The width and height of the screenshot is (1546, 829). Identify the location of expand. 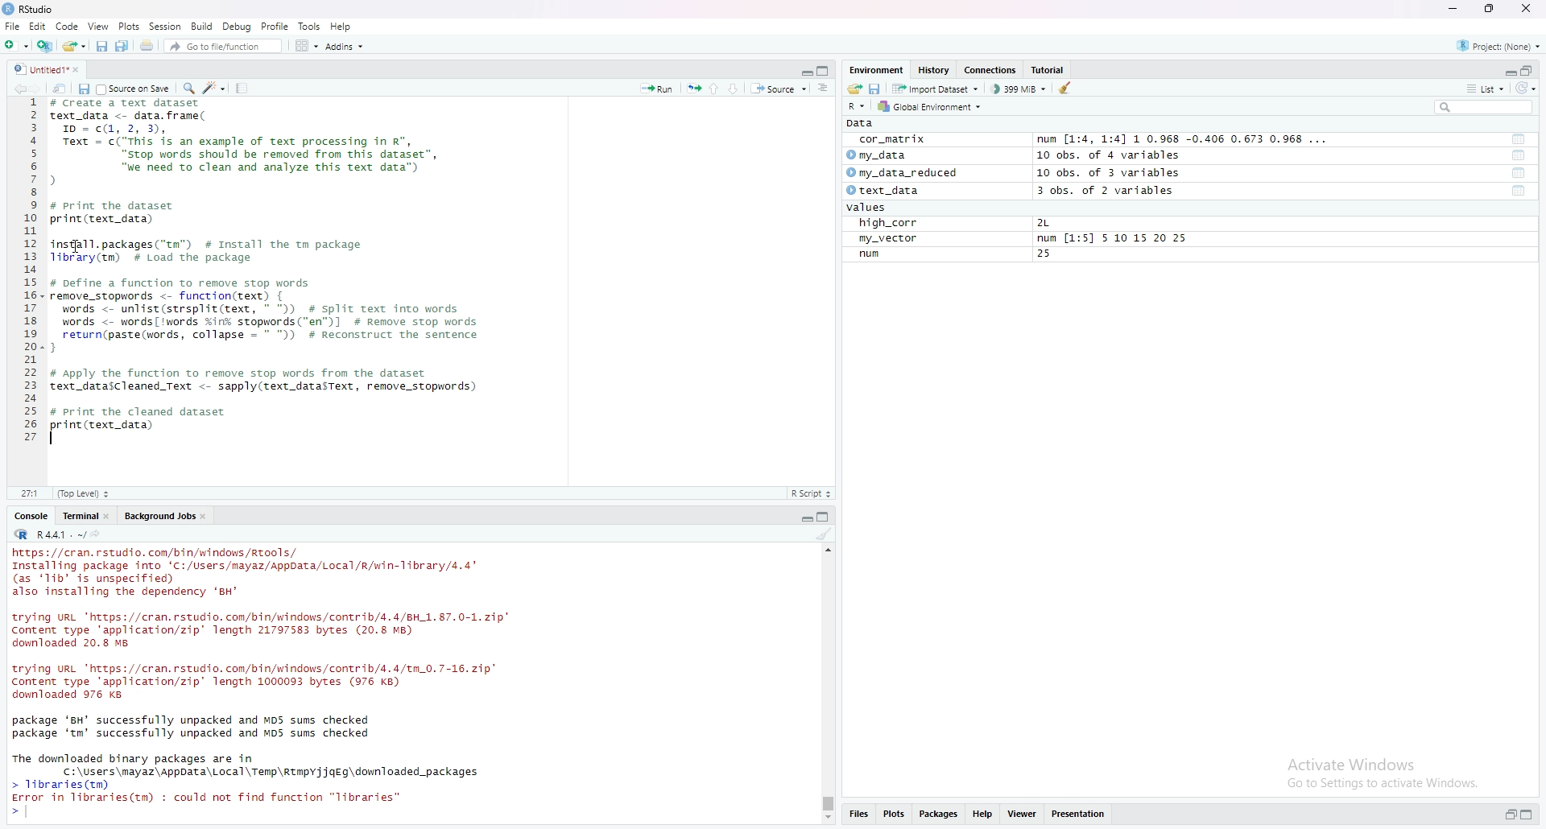
(804, 519).